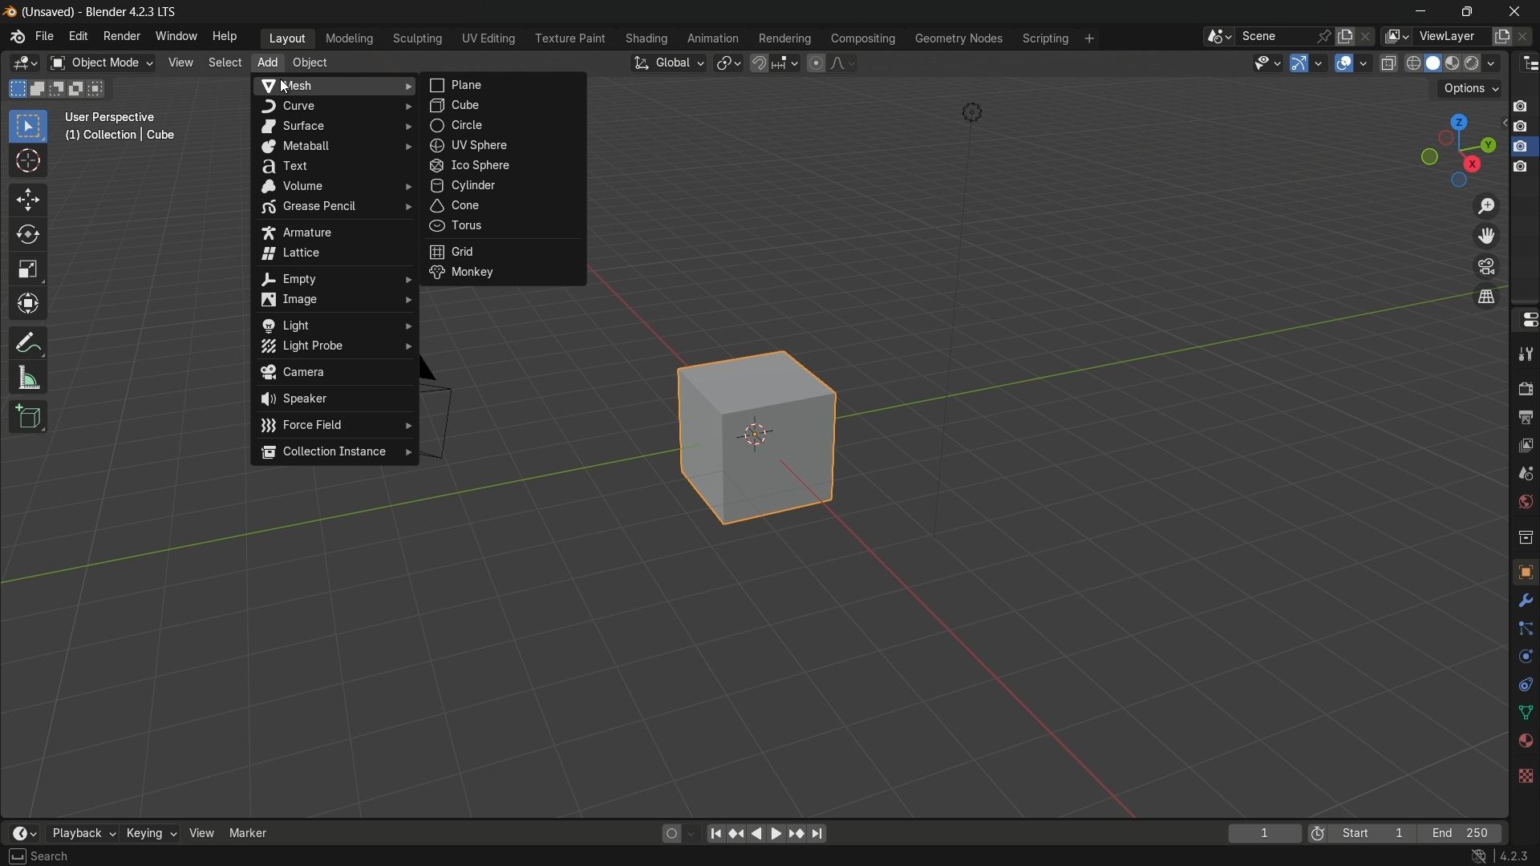 This screenshot has height=866, width=1540. I want to click on select, so click(223, 63).